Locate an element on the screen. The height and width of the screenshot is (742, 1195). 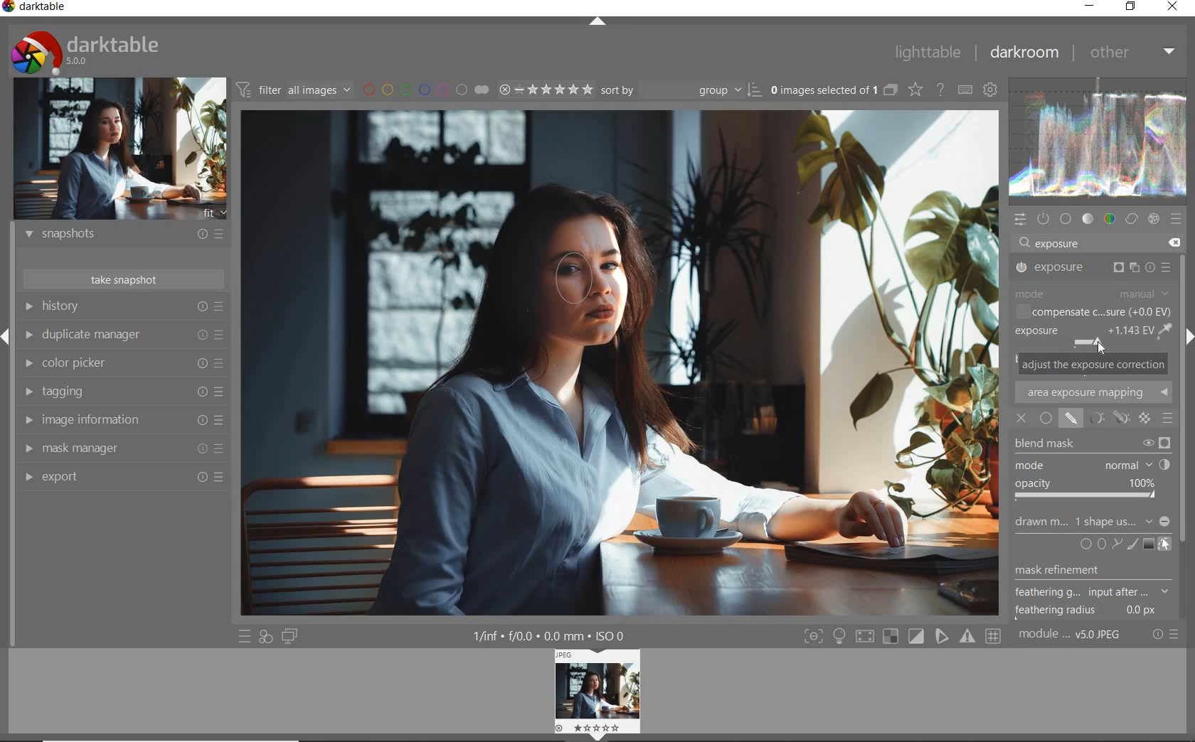
expand grouped images is located at coordinates (835, 92).